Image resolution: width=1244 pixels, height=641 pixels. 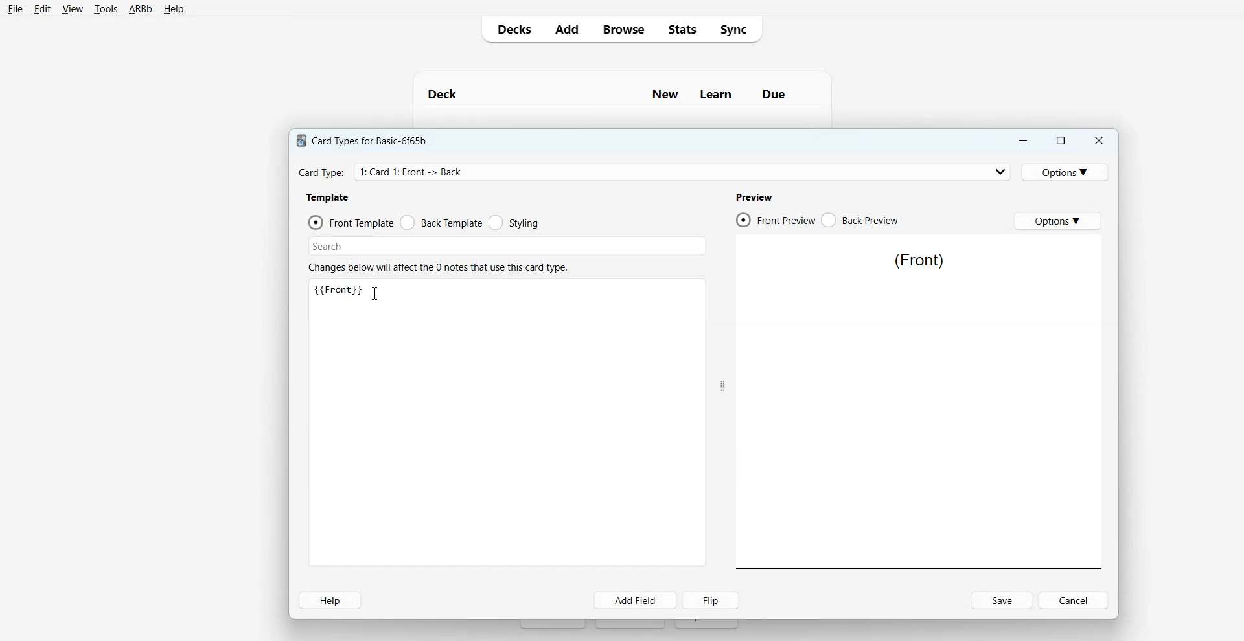 What do you see at coordinates (680, 29) in the screenshot?
I see `Stats` at bounding box center [680, 29].